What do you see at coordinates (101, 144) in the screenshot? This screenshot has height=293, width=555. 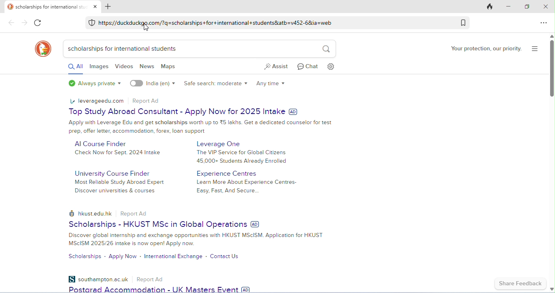 I see `AI course Finder` at bounding box center [101, 144].